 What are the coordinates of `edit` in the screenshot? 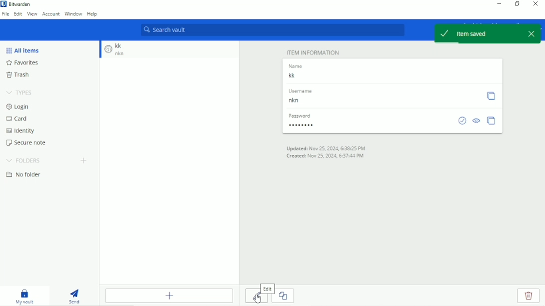 It's located at (258, 299).